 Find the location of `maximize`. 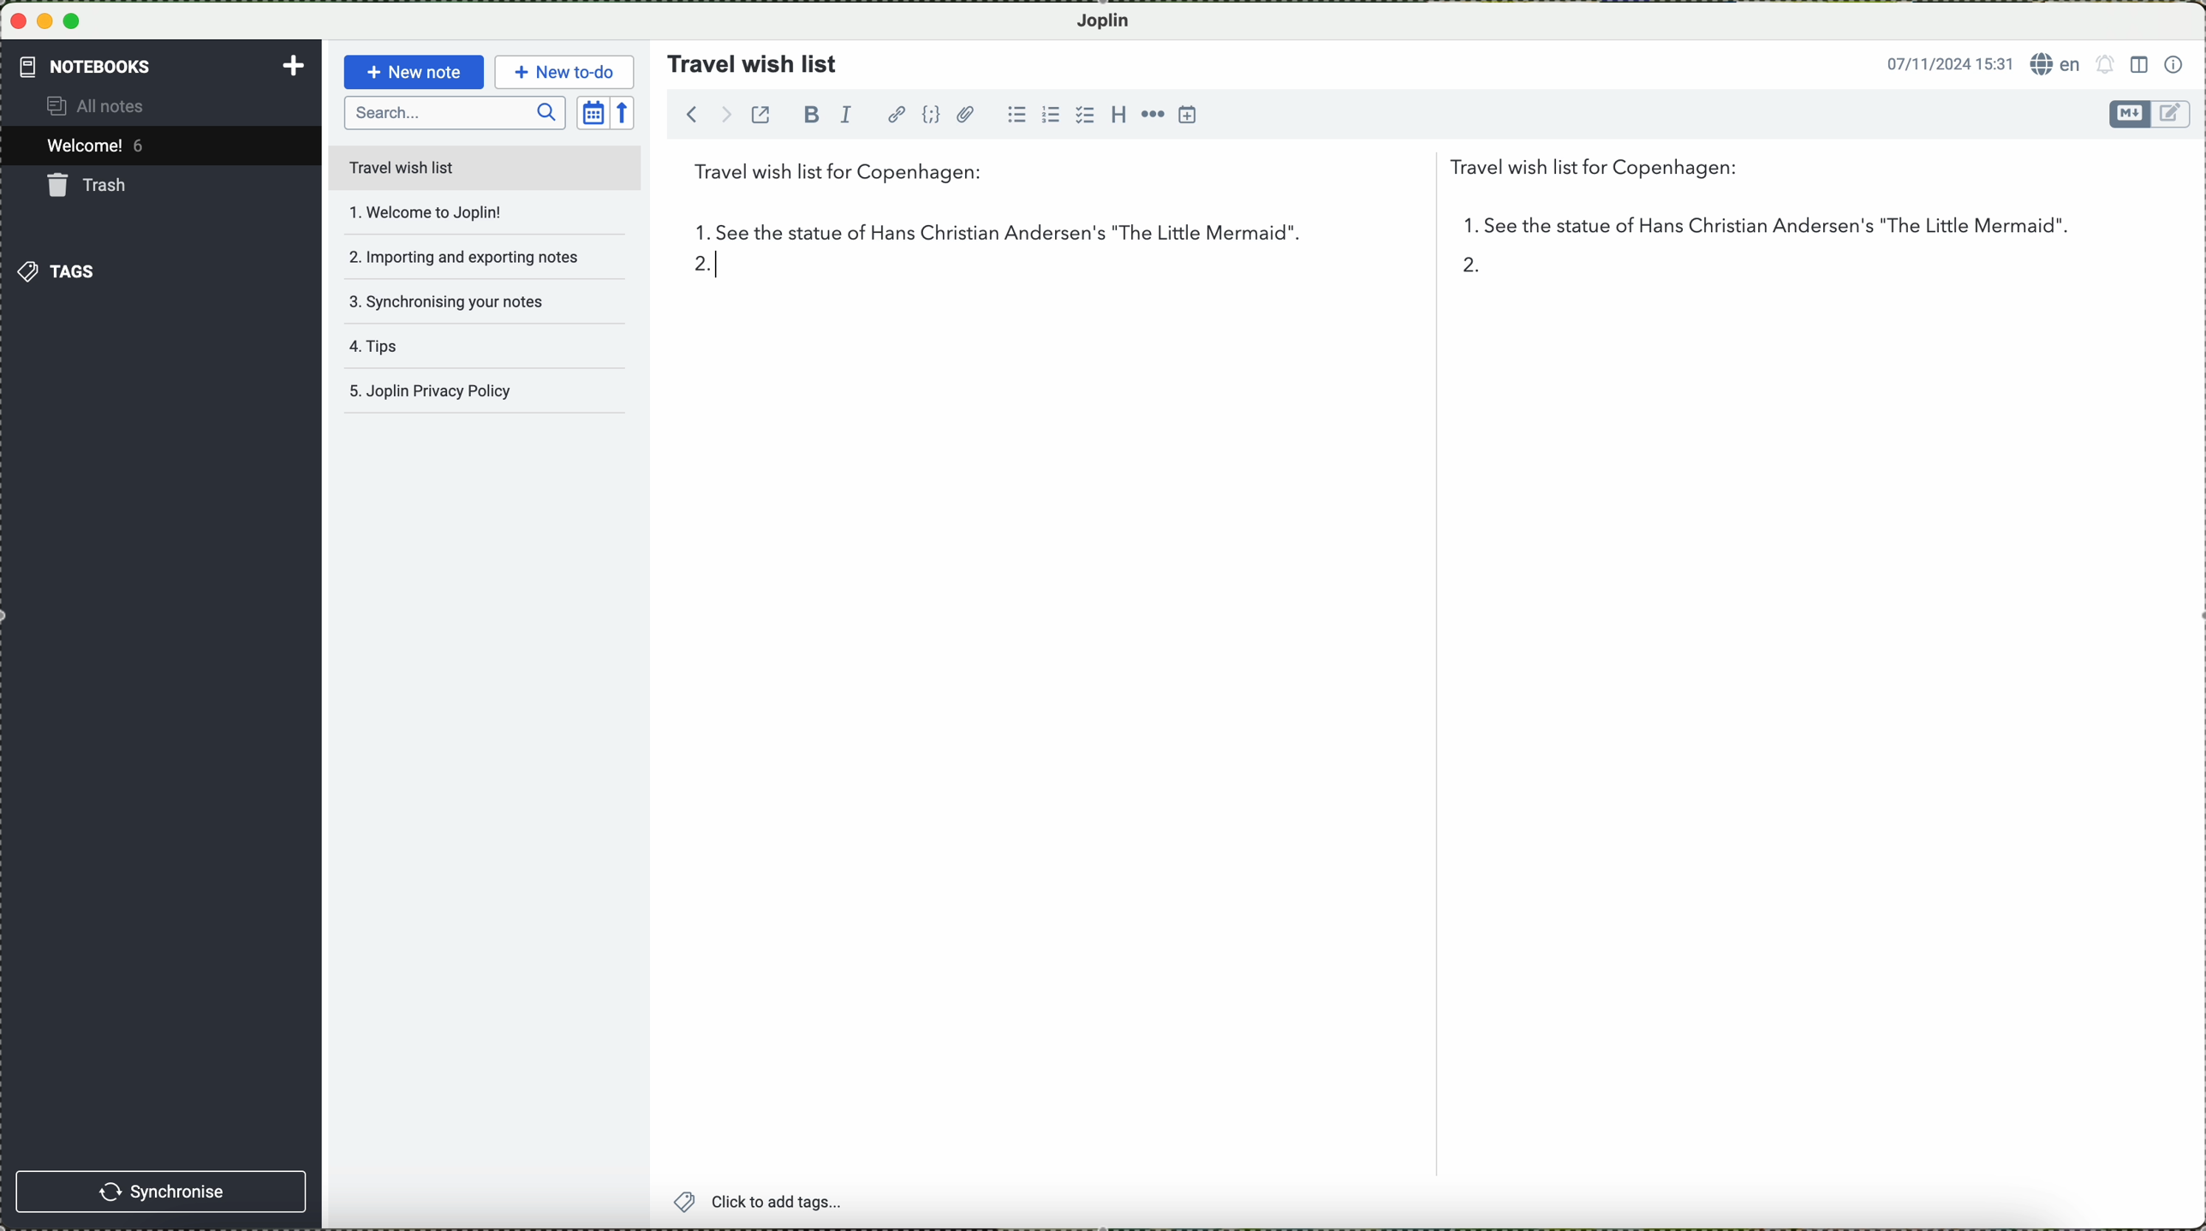

maximize is located at coordinates (76, 21).